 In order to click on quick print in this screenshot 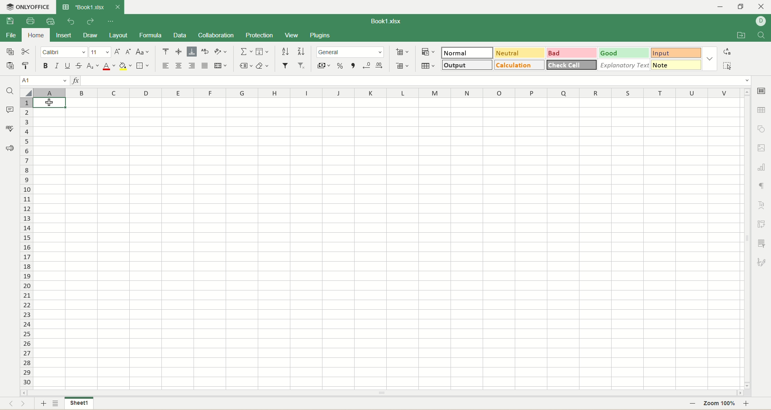, I will do `click(51, 21)`.